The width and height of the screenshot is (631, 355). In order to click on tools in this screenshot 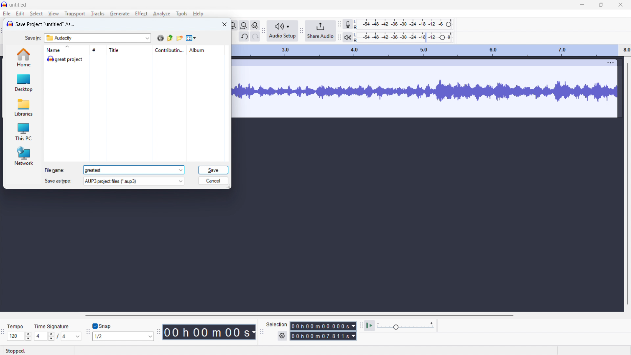, I will do `click(182, 13)`.